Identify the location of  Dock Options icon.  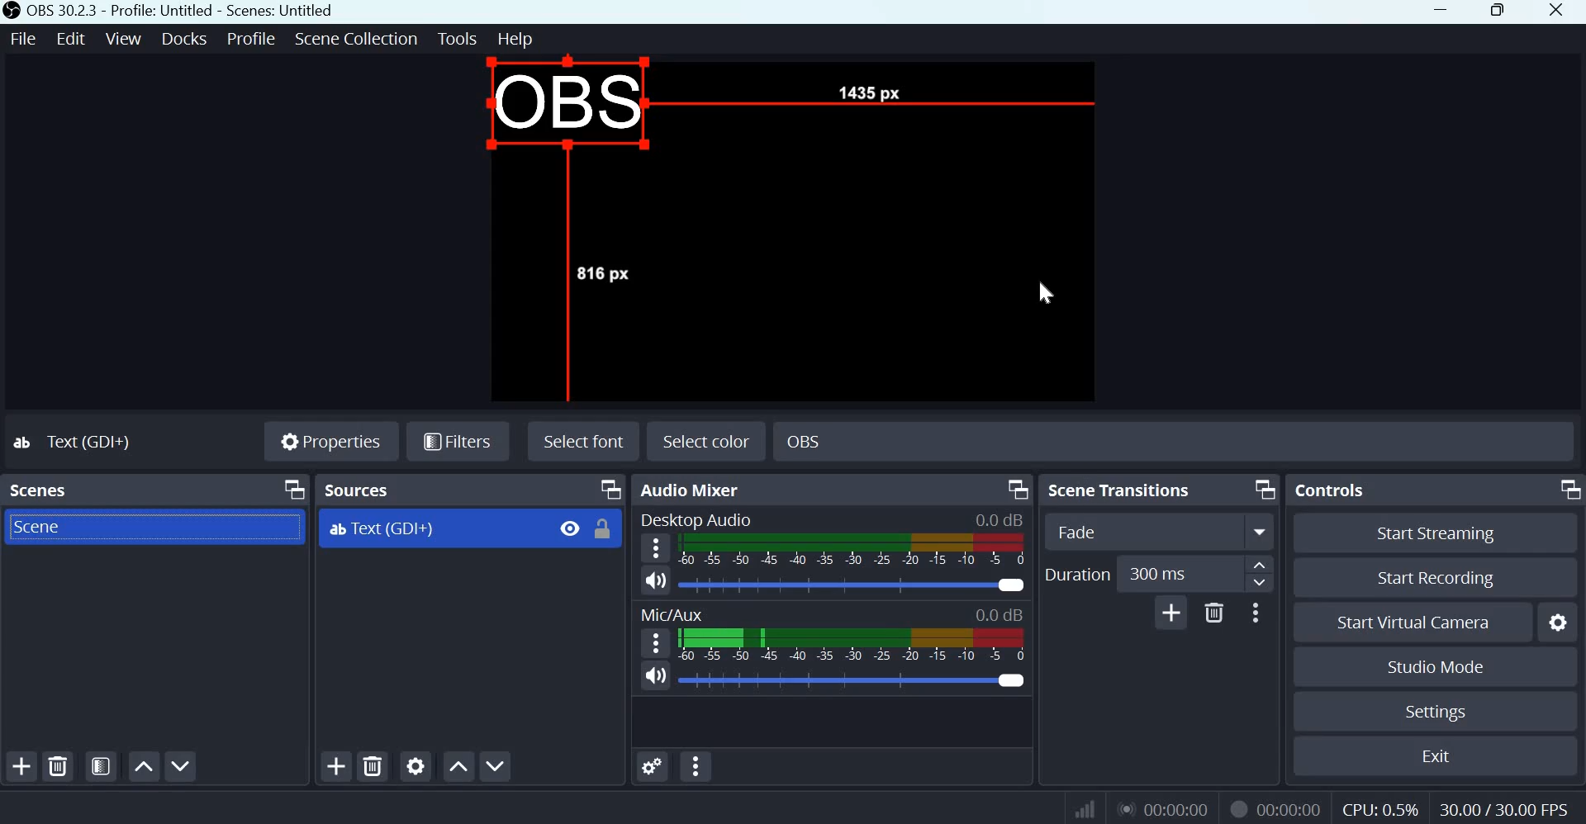
(294, 490).